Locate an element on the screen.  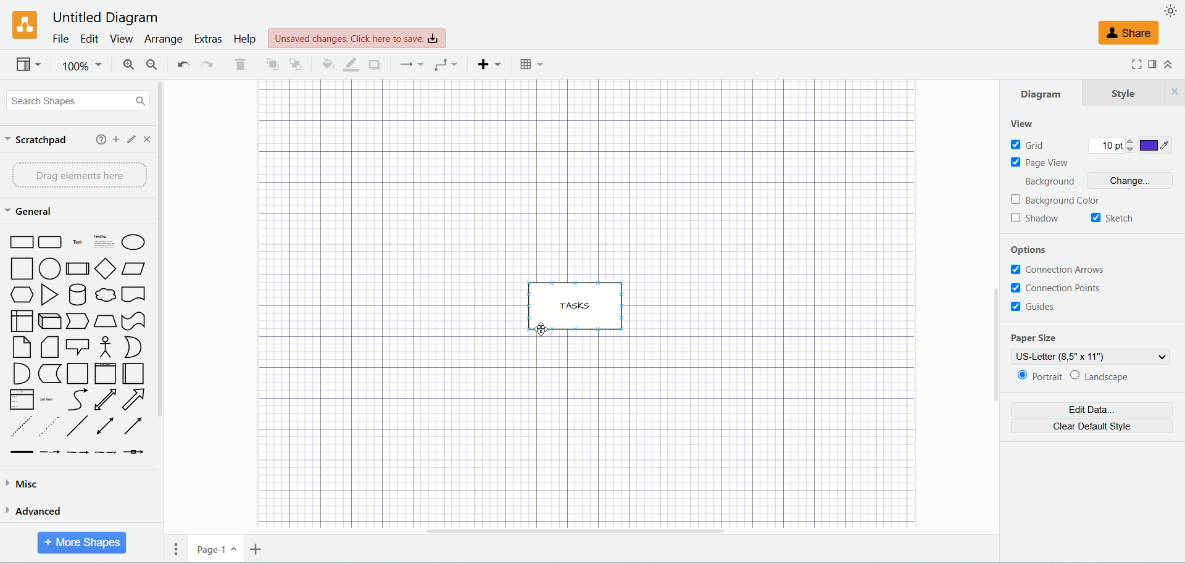
to back is located at coordinates (296, 63).